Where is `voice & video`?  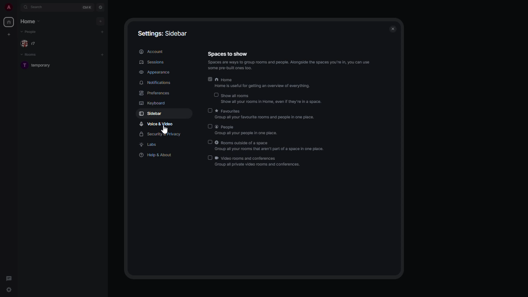
voice & video is located at coordinates (157, 124).